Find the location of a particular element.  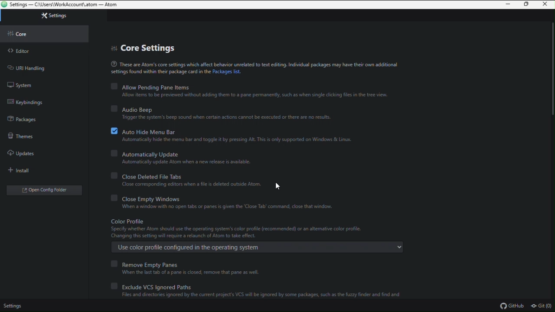

Exclude VCS Ignored Paths is located at coordinates (245, 286).